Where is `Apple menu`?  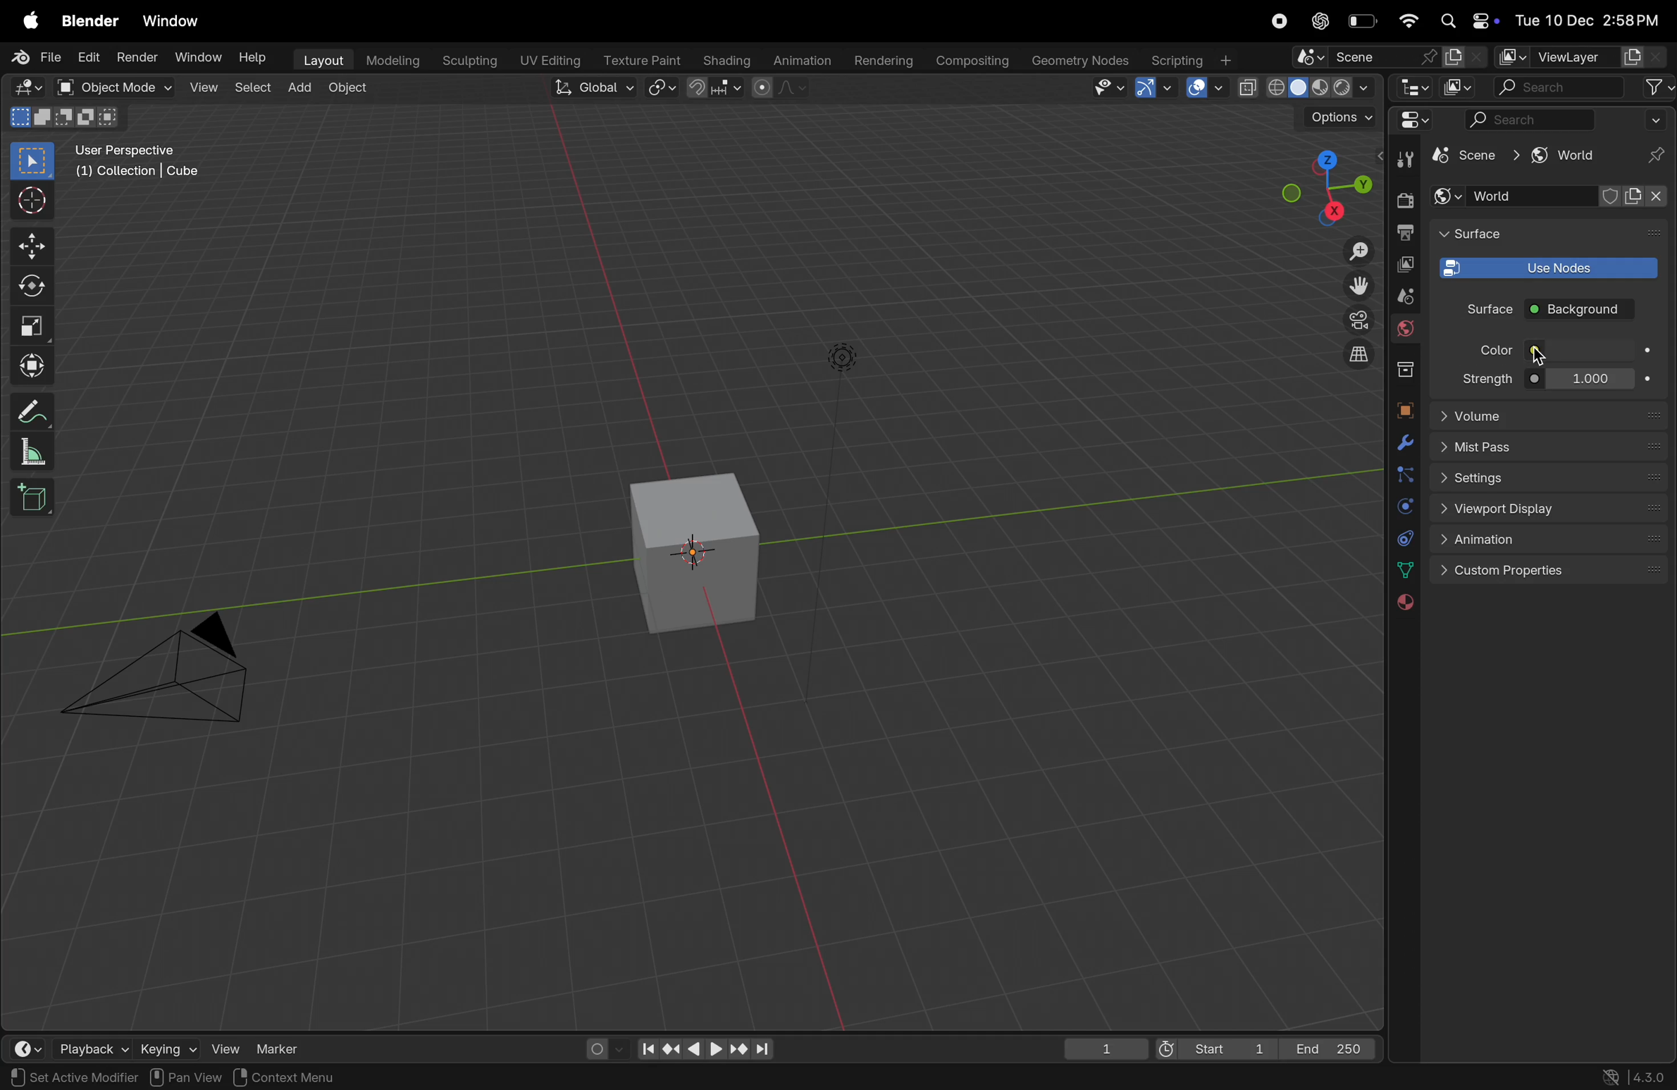 Apple menu is located at coordinates (23, 20).